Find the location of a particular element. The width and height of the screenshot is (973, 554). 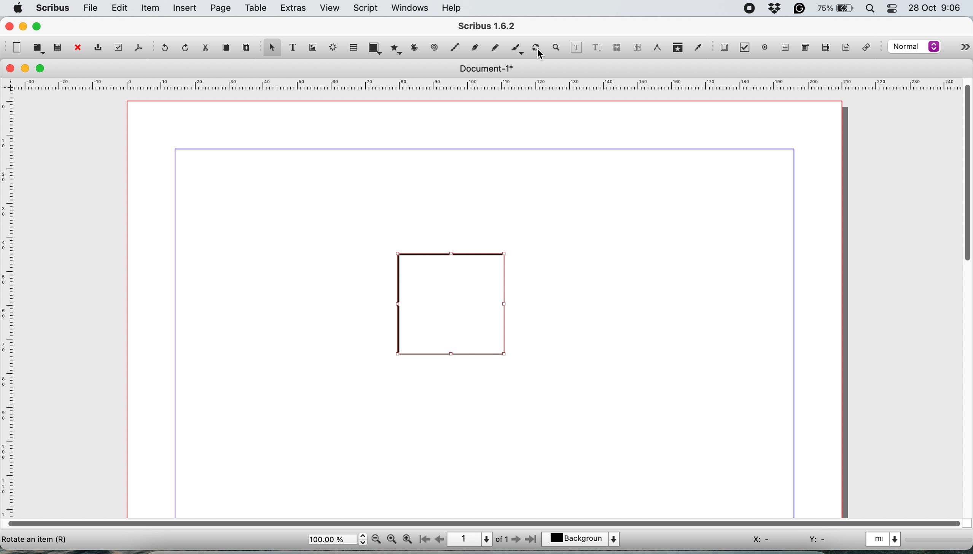

rotate is located at coordinates (537, 45).